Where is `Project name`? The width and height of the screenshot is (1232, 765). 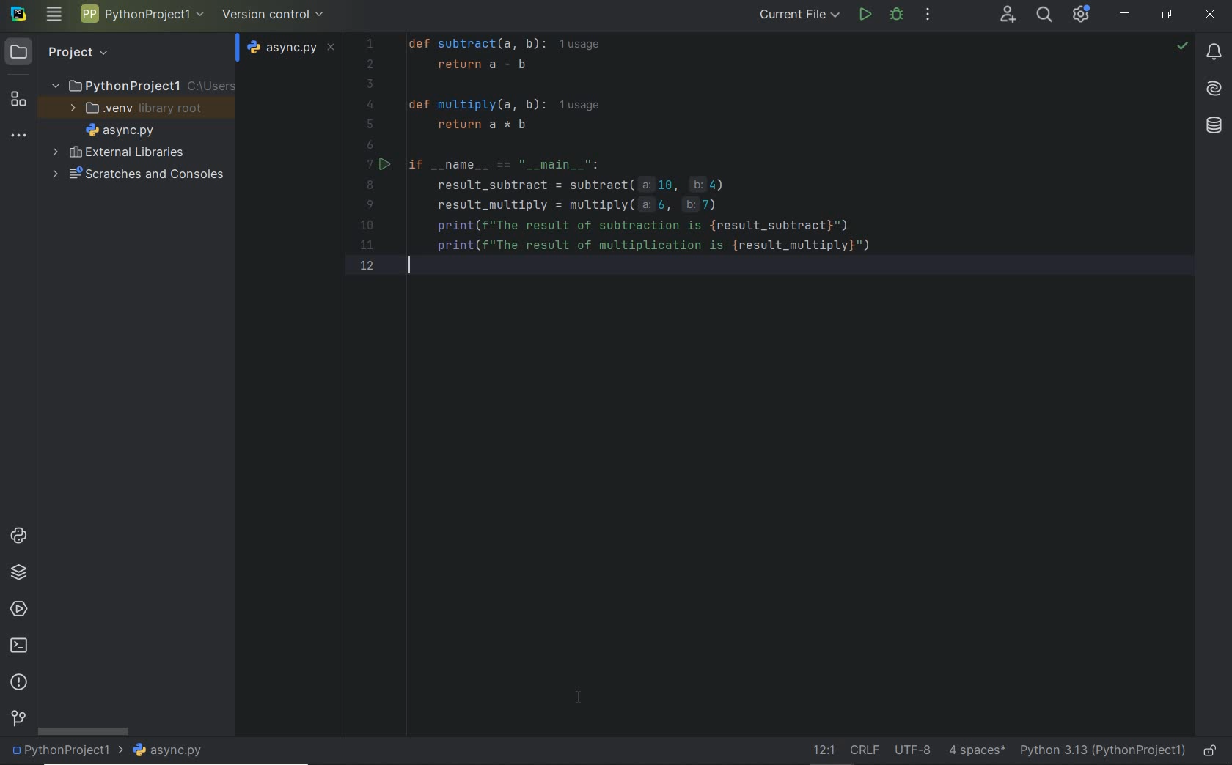
Project name is located at coordinates (140, 16).